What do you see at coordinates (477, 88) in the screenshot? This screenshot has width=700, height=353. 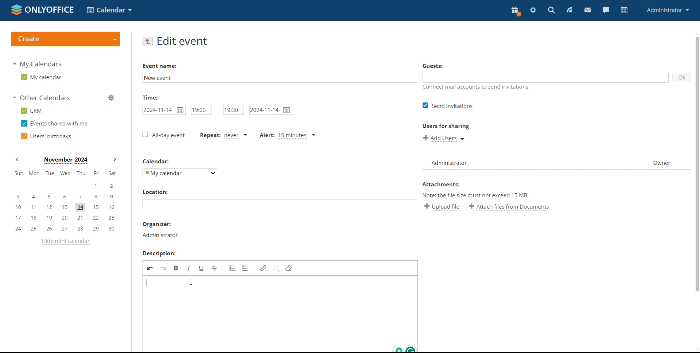 I see `connect mail accounts` at bounding box center [477, 88].